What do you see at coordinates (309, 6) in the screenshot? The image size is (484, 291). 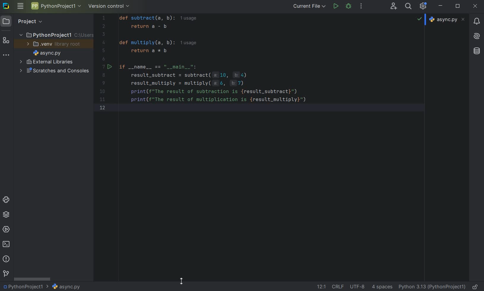 I see `current file` at bounding box center [309, 6].